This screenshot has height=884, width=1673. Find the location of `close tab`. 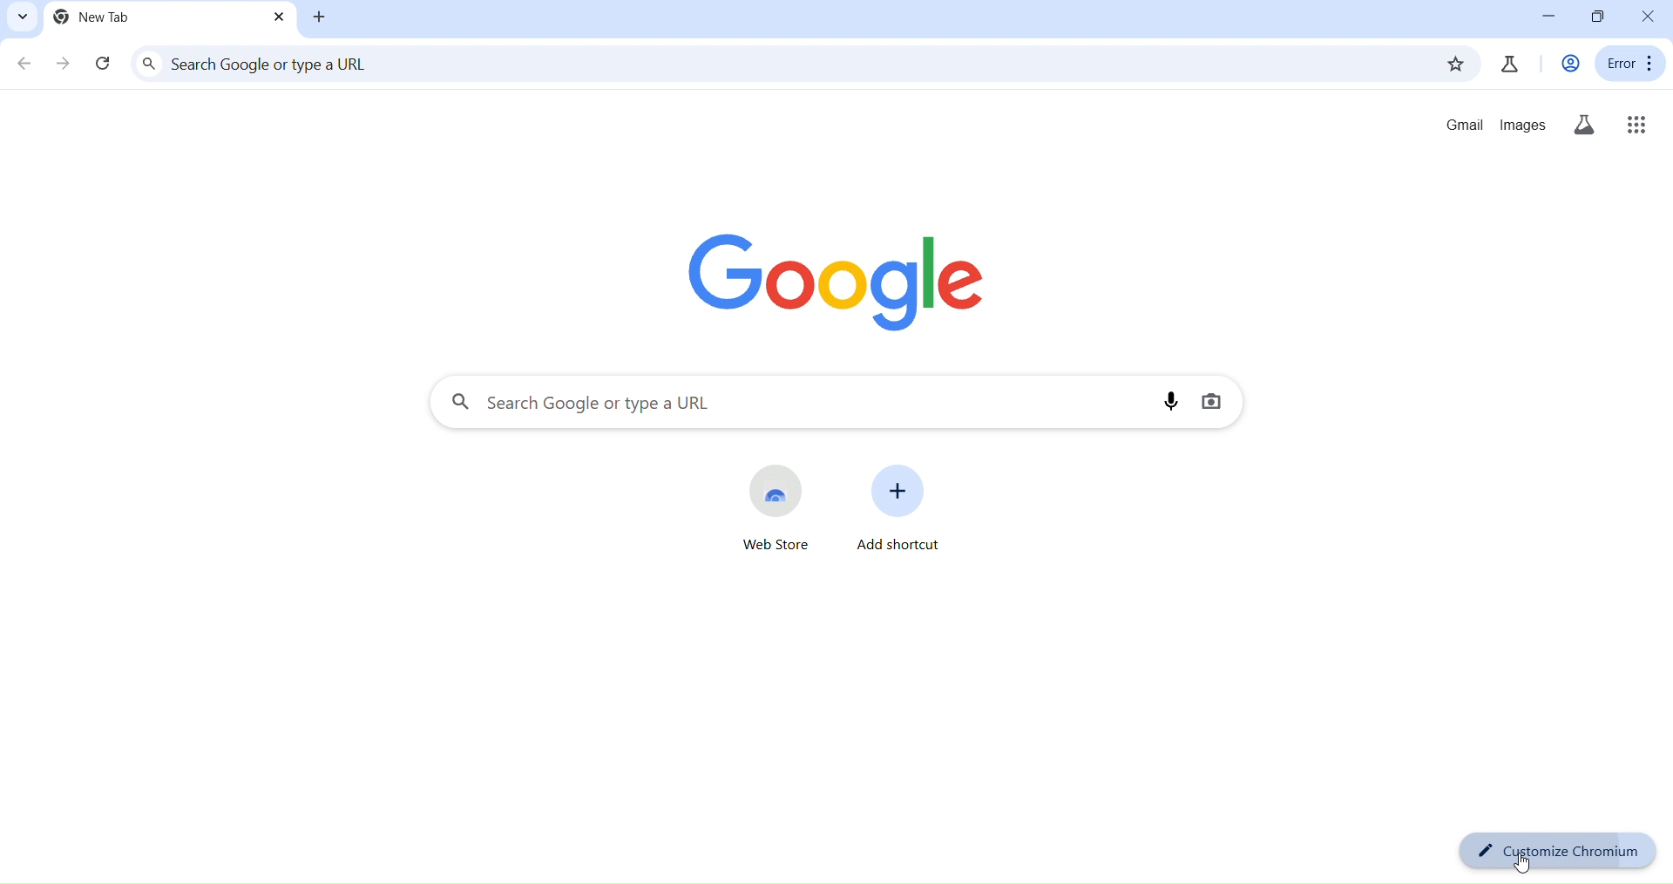

close tab is located at coordinates (279, 17).